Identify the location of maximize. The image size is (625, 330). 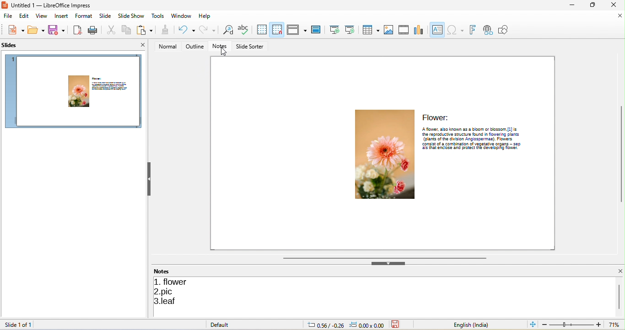
(594, 5).